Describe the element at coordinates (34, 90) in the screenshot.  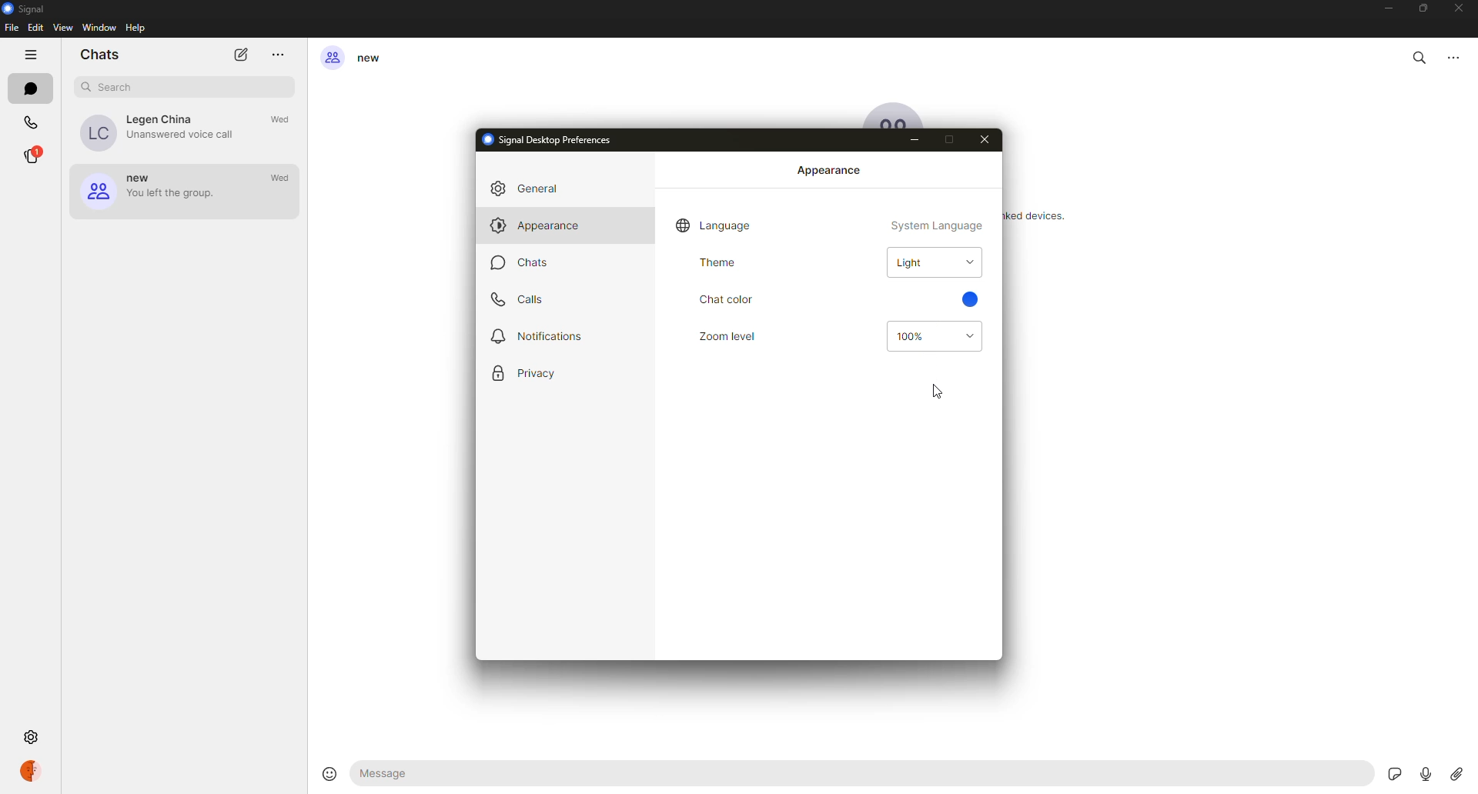
I see `chats` at that location.